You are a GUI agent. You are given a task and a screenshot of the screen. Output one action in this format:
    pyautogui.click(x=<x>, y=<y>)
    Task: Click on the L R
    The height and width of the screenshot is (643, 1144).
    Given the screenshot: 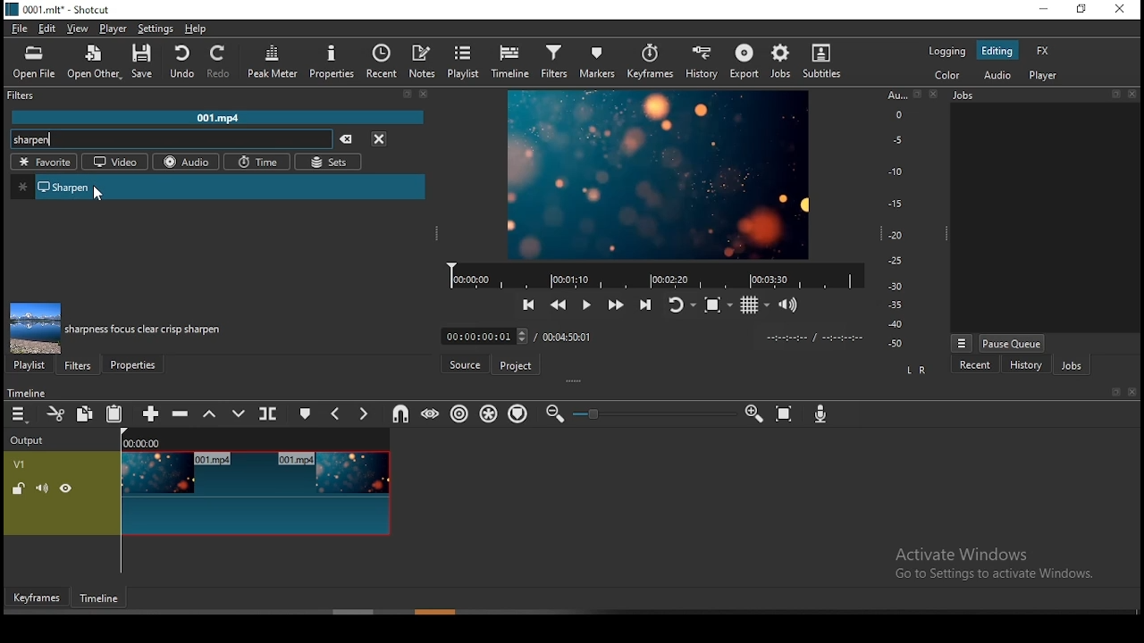 What is the action you would take?
    pyautogui.click(x=917, y=369)
    